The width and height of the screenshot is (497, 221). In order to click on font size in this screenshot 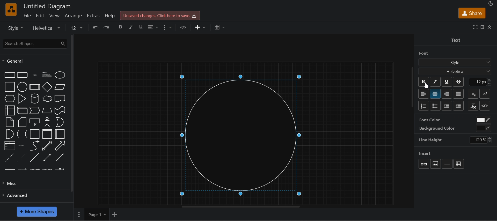, I will do `click(484, 82)`.